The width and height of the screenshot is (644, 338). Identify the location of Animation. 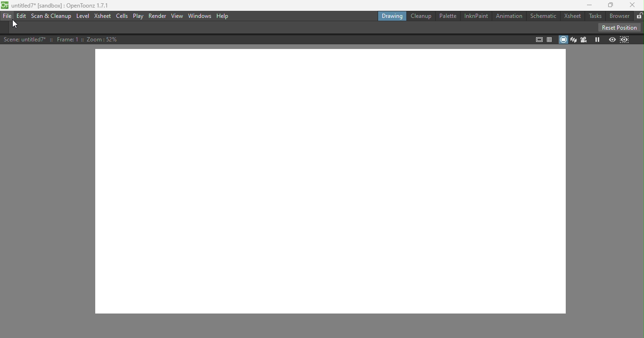
(509, 16).